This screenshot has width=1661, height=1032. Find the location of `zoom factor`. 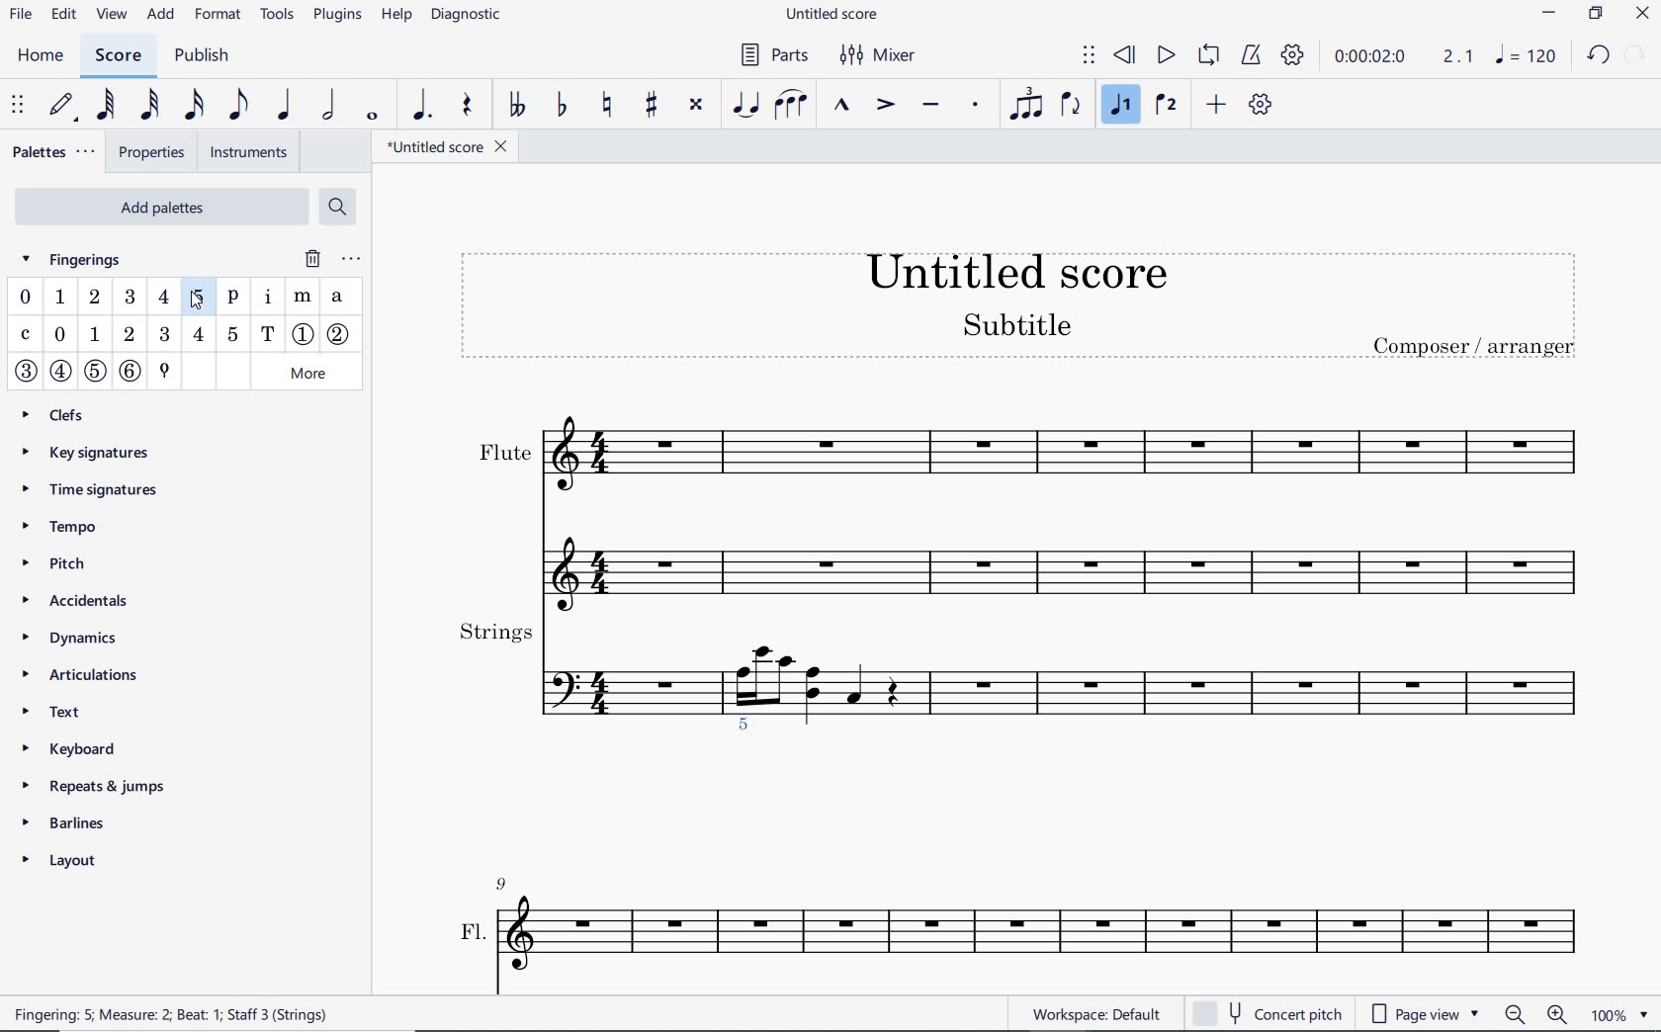

zoom factor is located at coordinates (1617, 1013).